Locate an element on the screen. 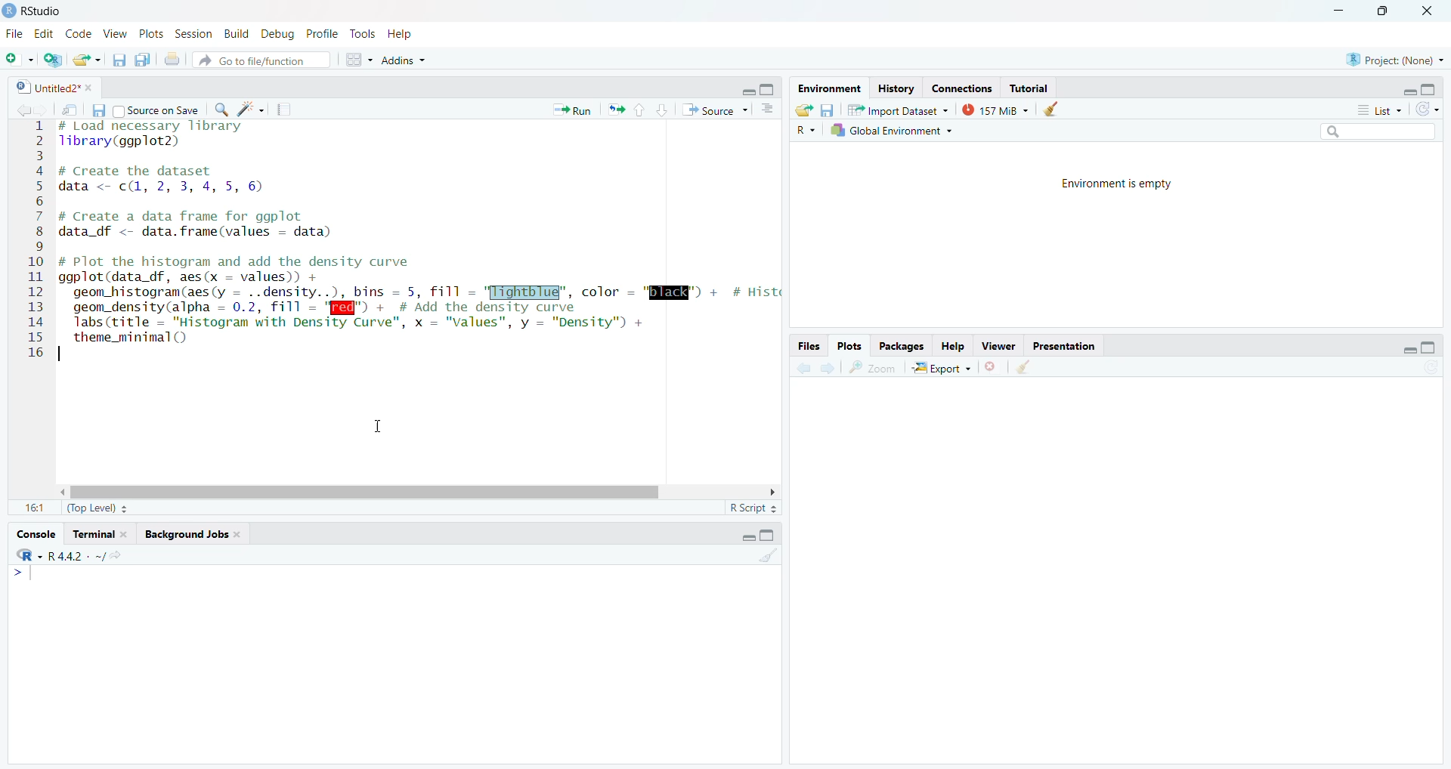  print the current file is located at coordinates (172, 61).